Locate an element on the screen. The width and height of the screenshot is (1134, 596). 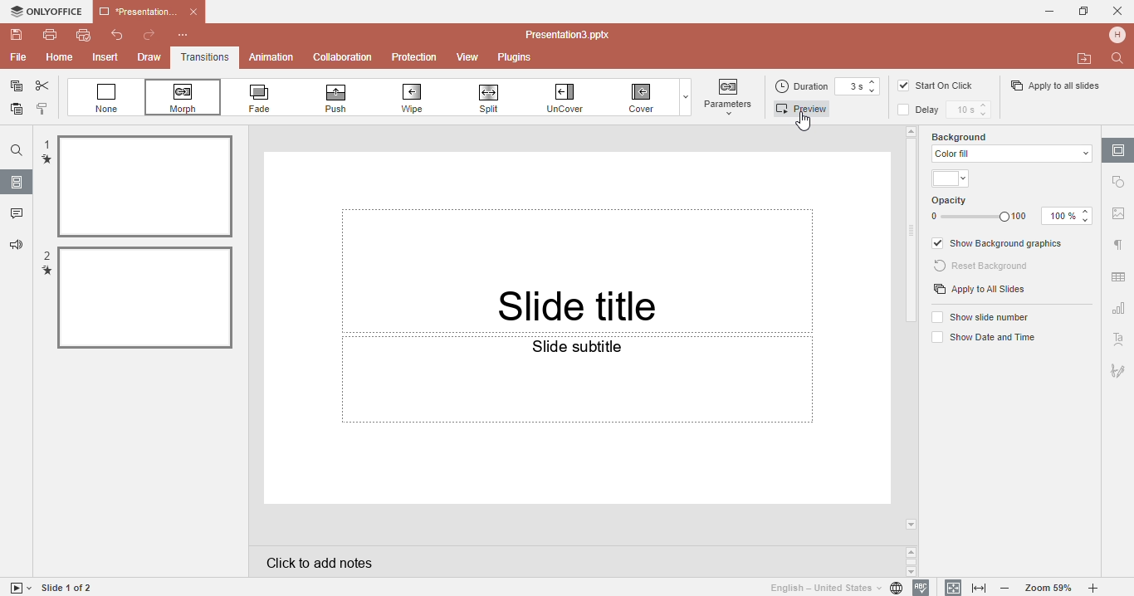
Spill is located at coordinates (496, 95).